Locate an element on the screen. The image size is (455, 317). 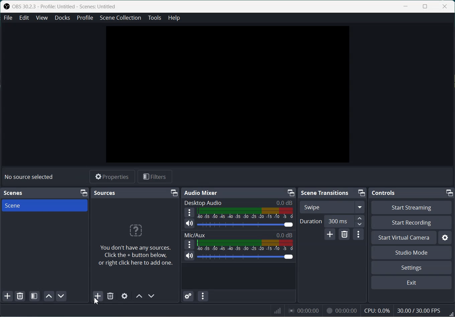
Tools is located at coordinates (155, 18).